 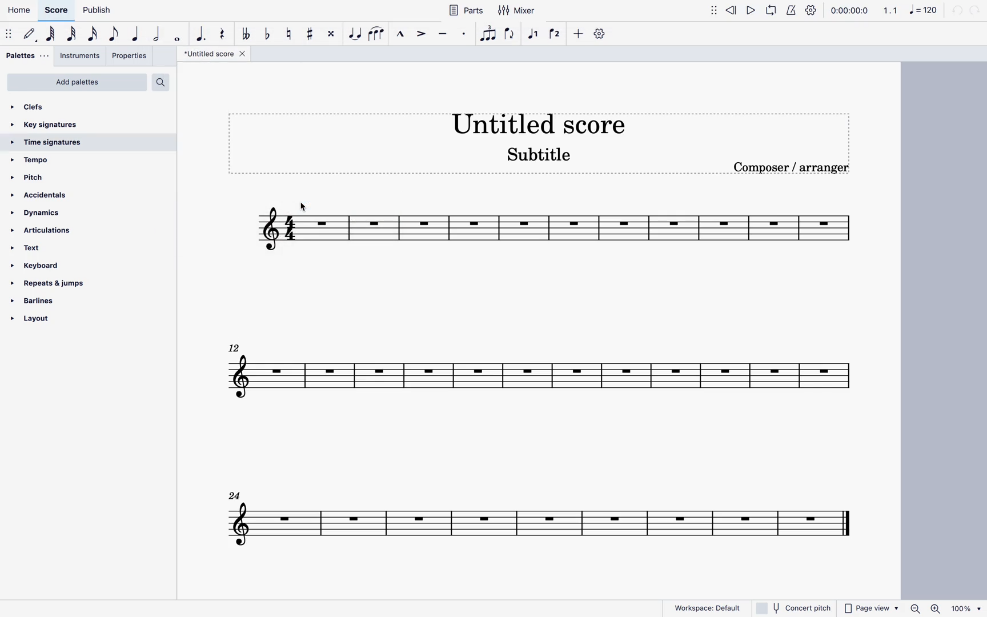 I want to click on tie, so click(x=352, y=35).